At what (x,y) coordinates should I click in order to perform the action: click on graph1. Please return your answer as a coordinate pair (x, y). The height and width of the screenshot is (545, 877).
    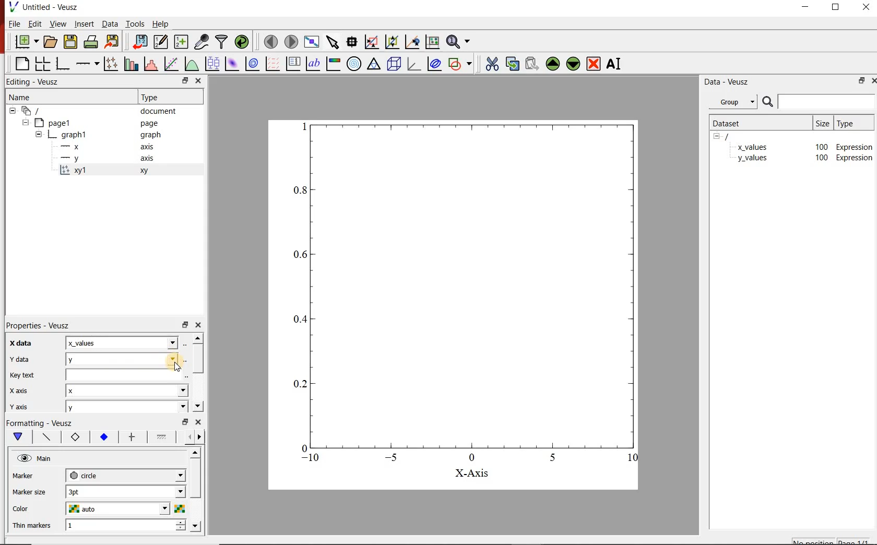
    Looking at the image, I should click on (75, 134).